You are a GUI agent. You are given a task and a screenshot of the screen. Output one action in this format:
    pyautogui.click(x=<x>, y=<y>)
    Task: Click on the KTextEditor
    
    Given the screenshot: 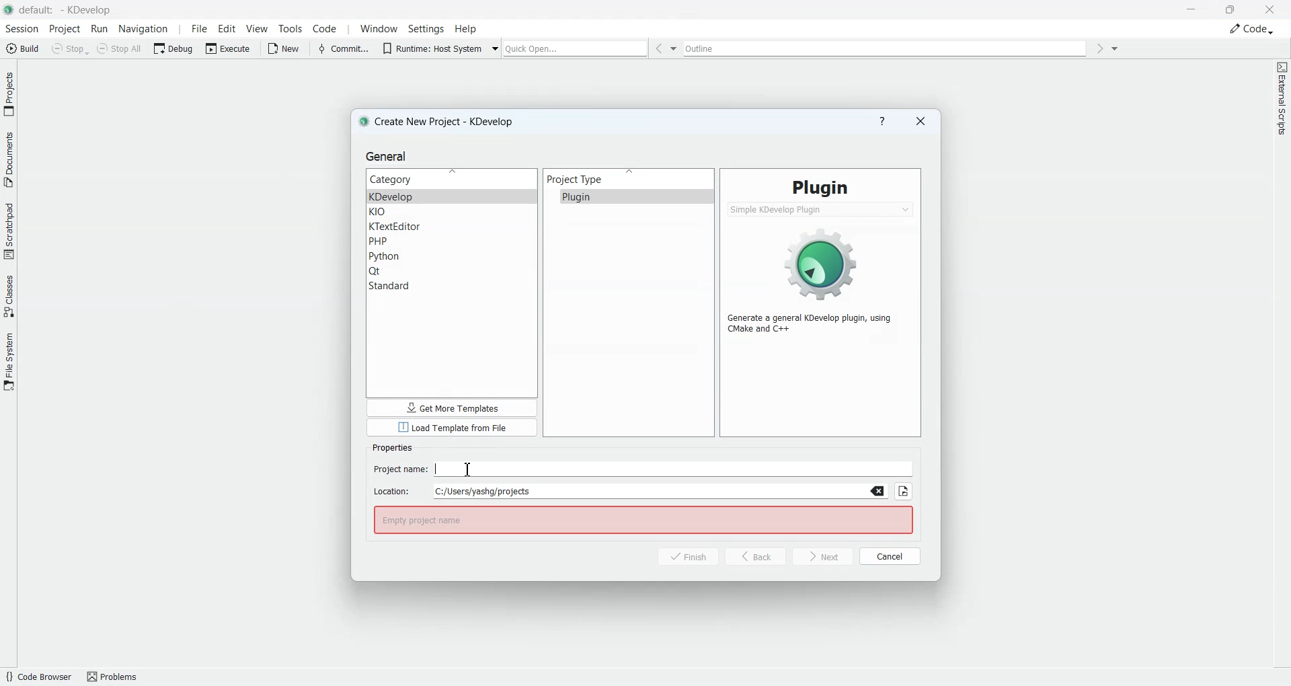 What is the action you would take?
    pyautogui.click(x=452, y=227)
    